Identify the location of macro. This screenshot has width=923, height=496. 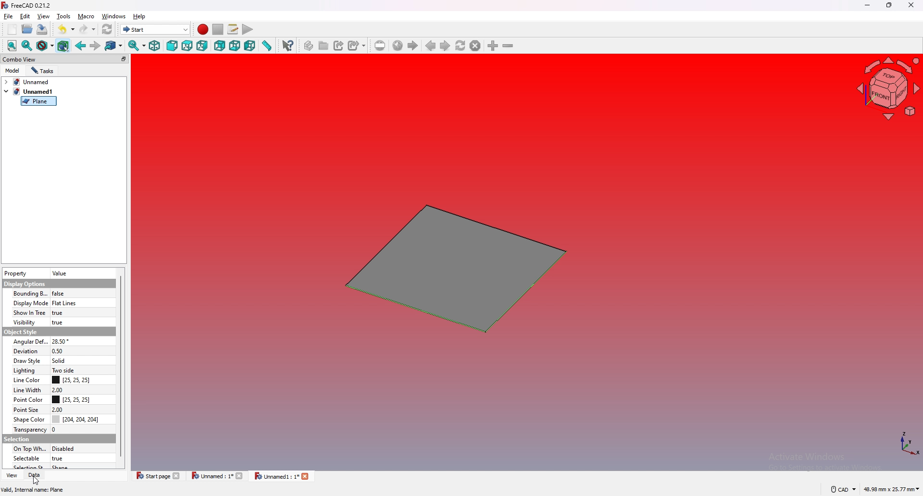
(87, 16).